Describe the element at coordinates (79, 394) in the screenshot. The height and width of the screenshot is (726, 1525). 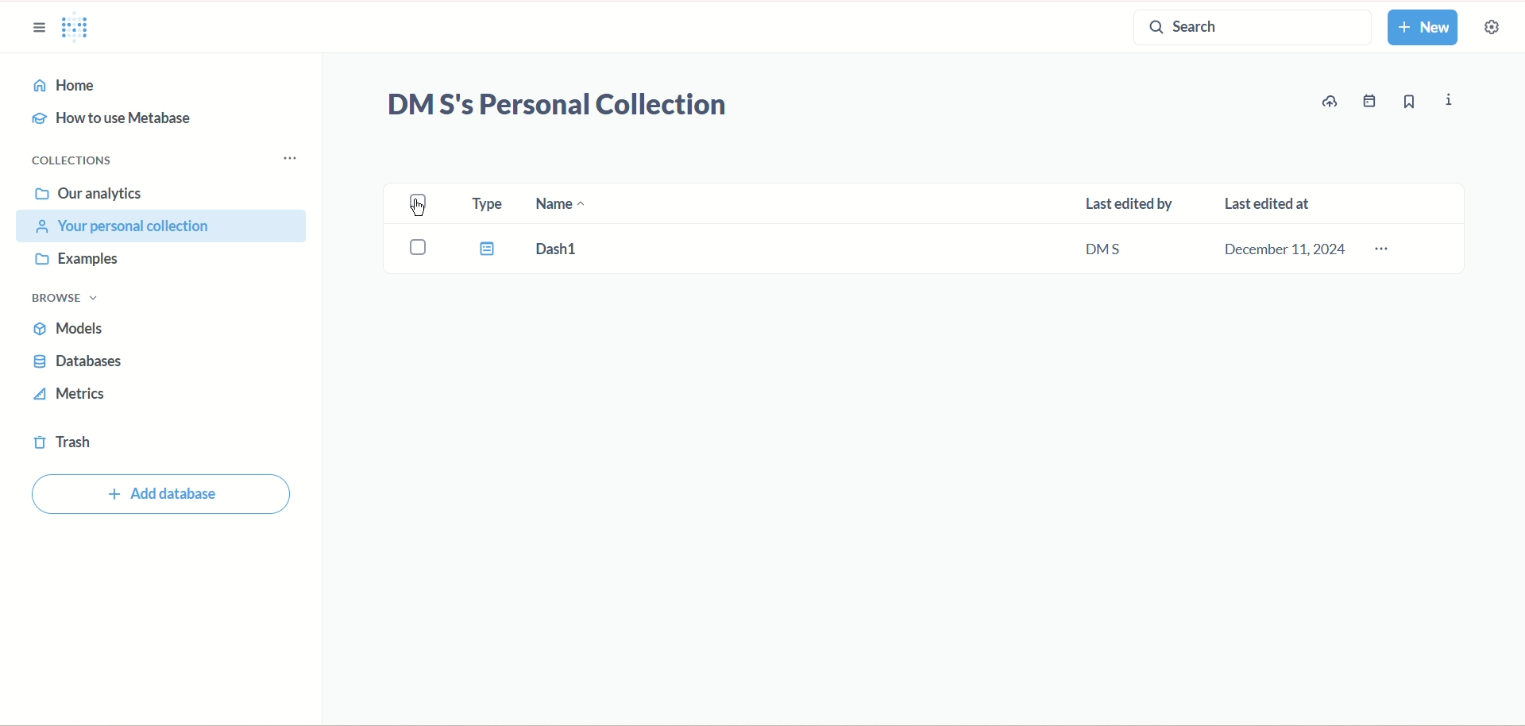
I see `metrics` at that location.